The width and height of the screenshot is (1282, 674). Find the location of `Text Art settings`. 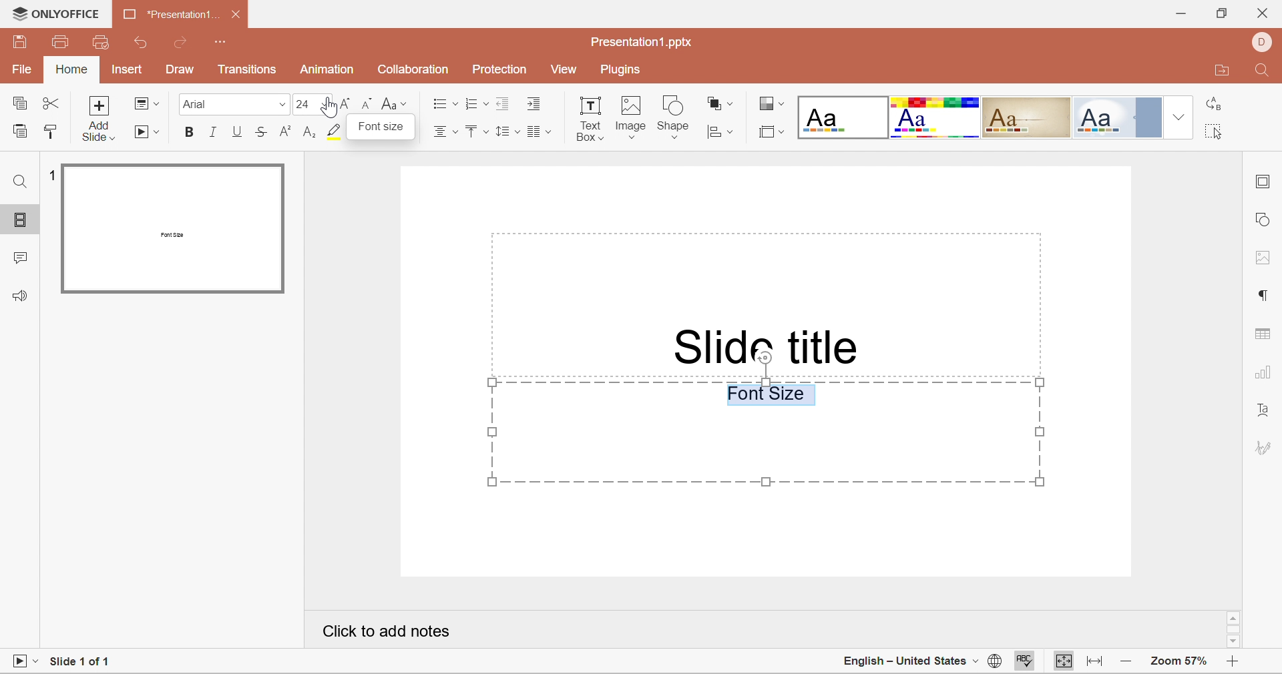

Text Art settings is located at coordinates (1265, 416).